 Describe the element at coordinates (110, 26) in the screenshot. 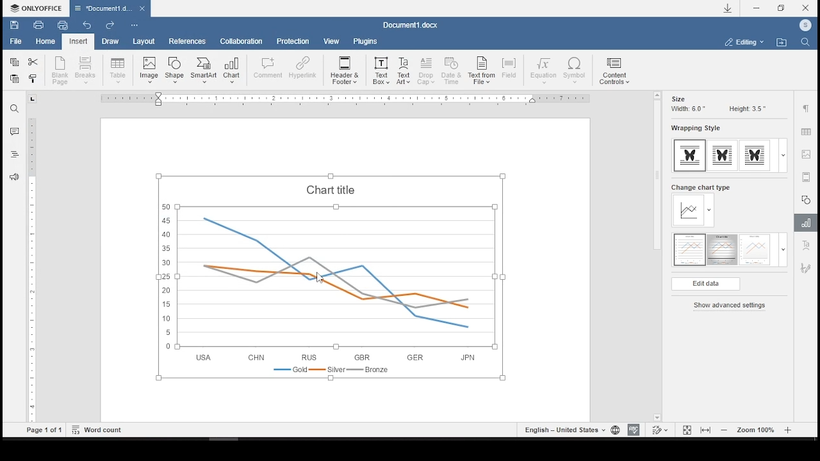

I see `redo` at that location.